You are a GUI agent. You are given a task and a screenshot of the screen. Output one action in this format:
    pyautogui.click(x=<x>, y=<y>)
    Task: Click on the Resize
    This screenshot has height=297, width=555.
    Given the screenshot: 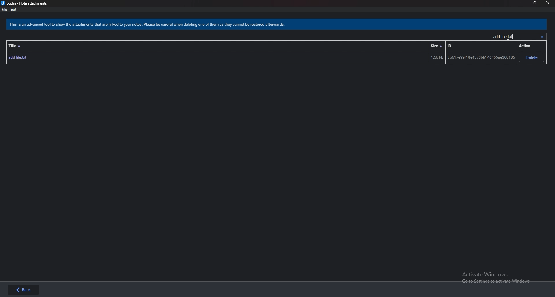 What is the action you would take?
    pyautogui.click(x=534, y=3)
    